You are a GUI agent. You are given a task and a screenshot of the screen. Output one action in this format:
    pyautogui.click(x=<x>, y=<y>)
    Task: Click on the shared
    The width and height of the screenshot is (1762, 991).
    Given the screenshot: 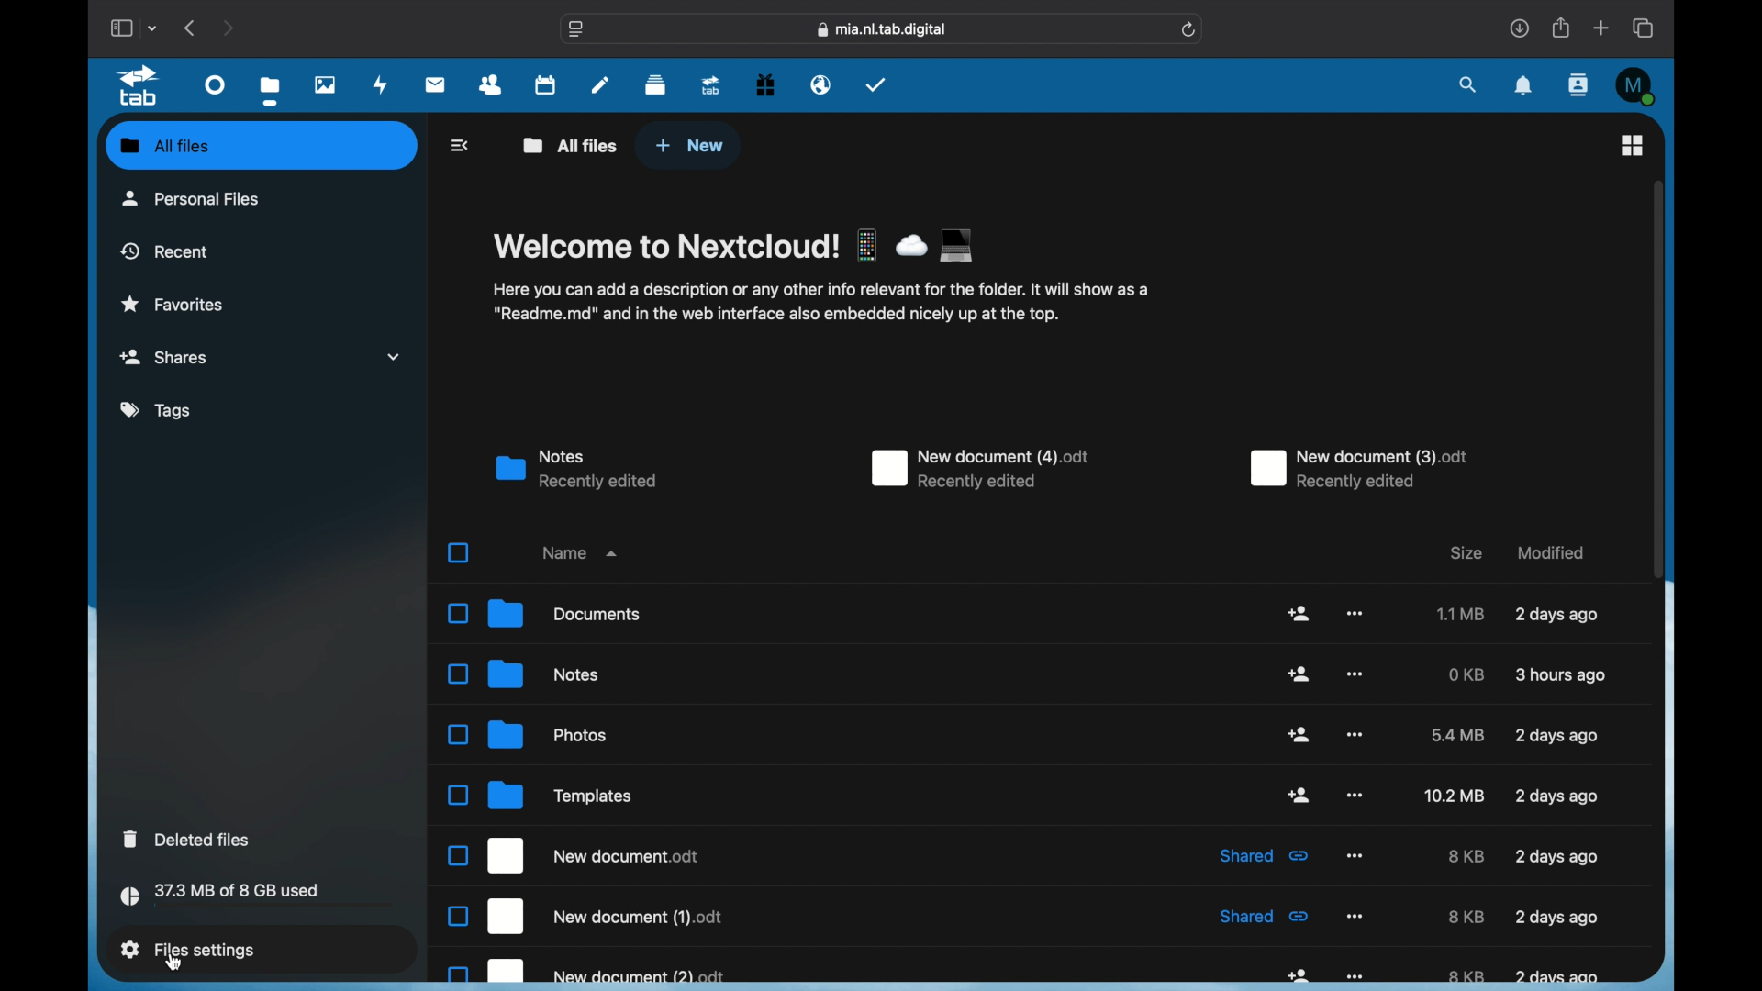 What is the action you would take?
    pyautogui.click(x=1266, y=916)
    